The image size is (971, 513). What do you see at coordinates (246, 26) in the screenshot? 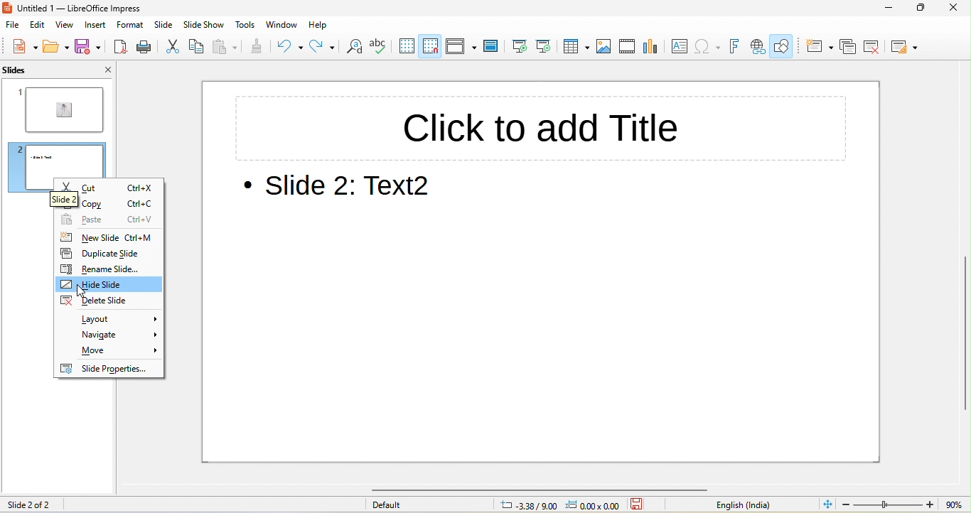
I see `tools` at bounding box center [246, 26].